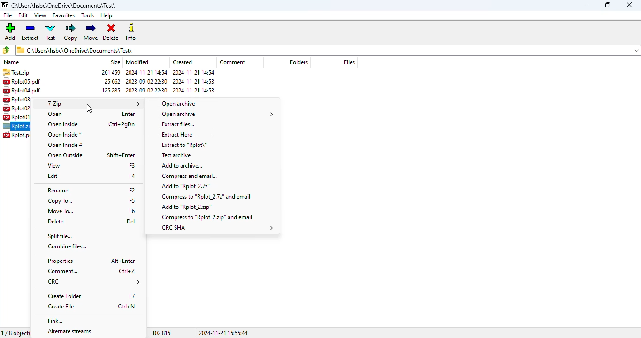 The height and width of the screenshot is (338, 641). What do you see at coordinates (328, 50) in the screenshot?
I see `1 C:\Users\hsbc\OneDrive\Documents\Test\` at bounding box center [328, 50].